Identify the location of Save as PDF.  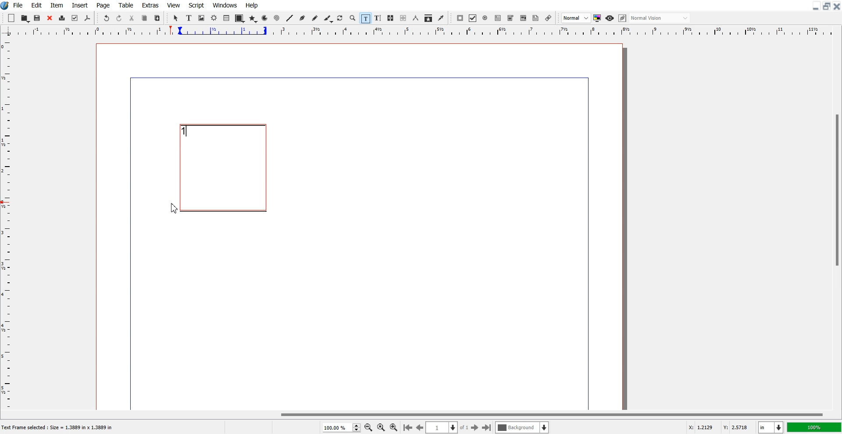
(87, 18).